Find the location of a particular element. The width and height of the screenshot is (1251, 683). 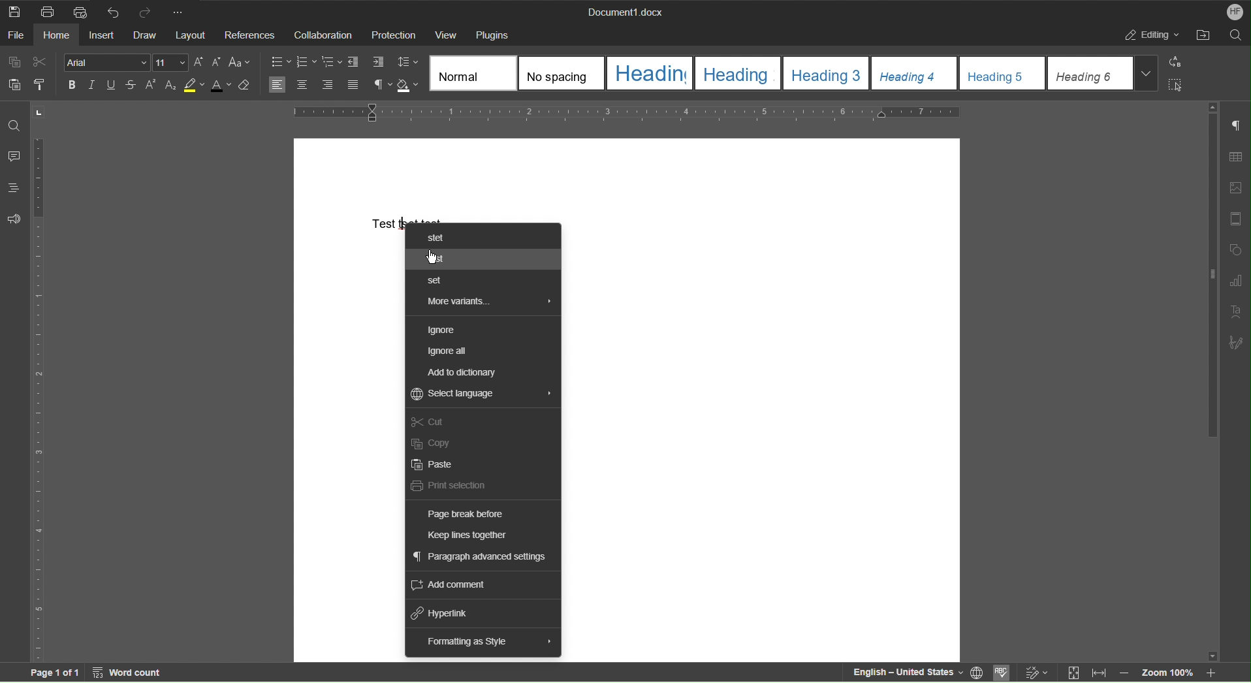

Spellcheck is located at coordinates (1004, 674).